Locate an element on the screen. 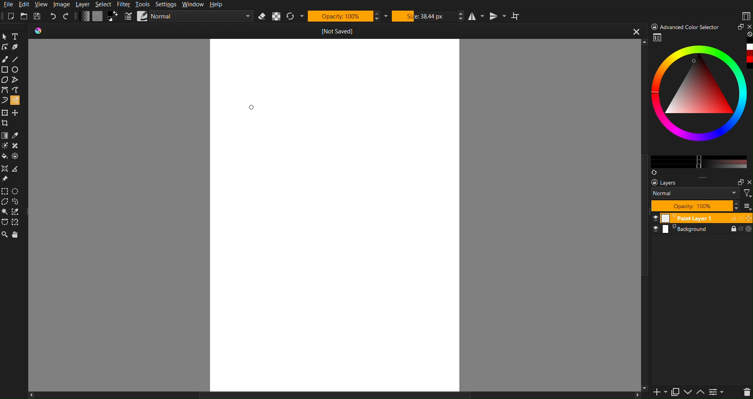 The image size is (753, 399). Select is located at coordinates (106, 4).